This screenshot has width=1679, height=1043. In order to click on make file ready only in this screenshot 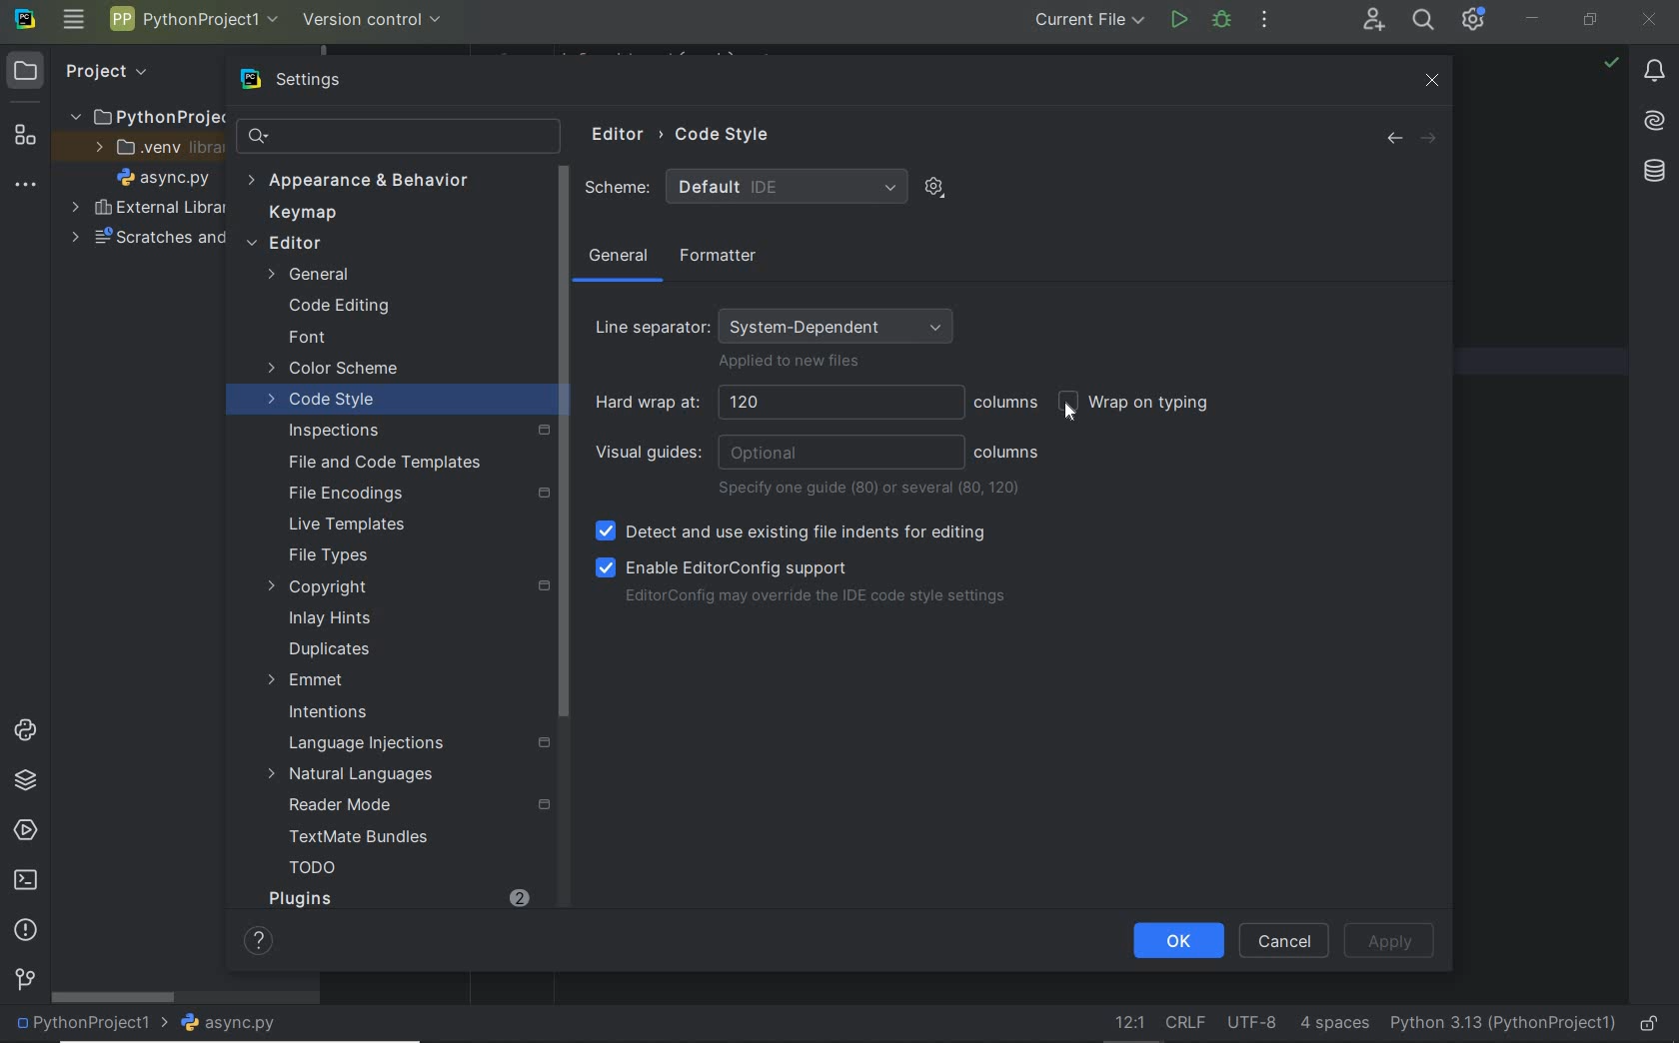, I will do `click(1652, 1024)`.